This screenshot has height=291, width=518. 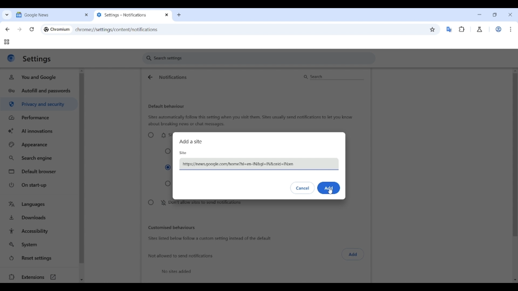 What do you see at coordinates (128, 15) in the screenshot?
I see `Tab 2` at bounding box center [128, 15].